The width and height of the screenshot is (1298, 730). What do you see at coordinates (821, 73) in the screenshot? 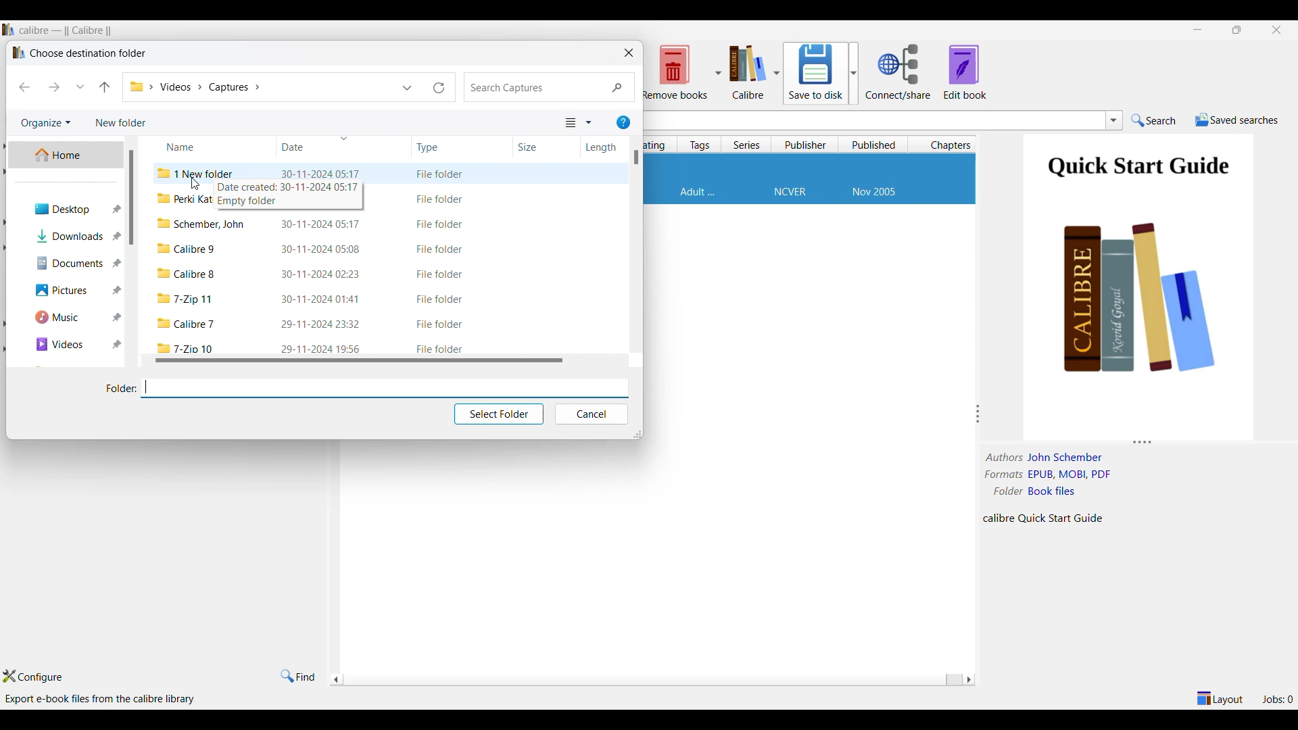
I see `Save options` at bounding box center [821, 73].